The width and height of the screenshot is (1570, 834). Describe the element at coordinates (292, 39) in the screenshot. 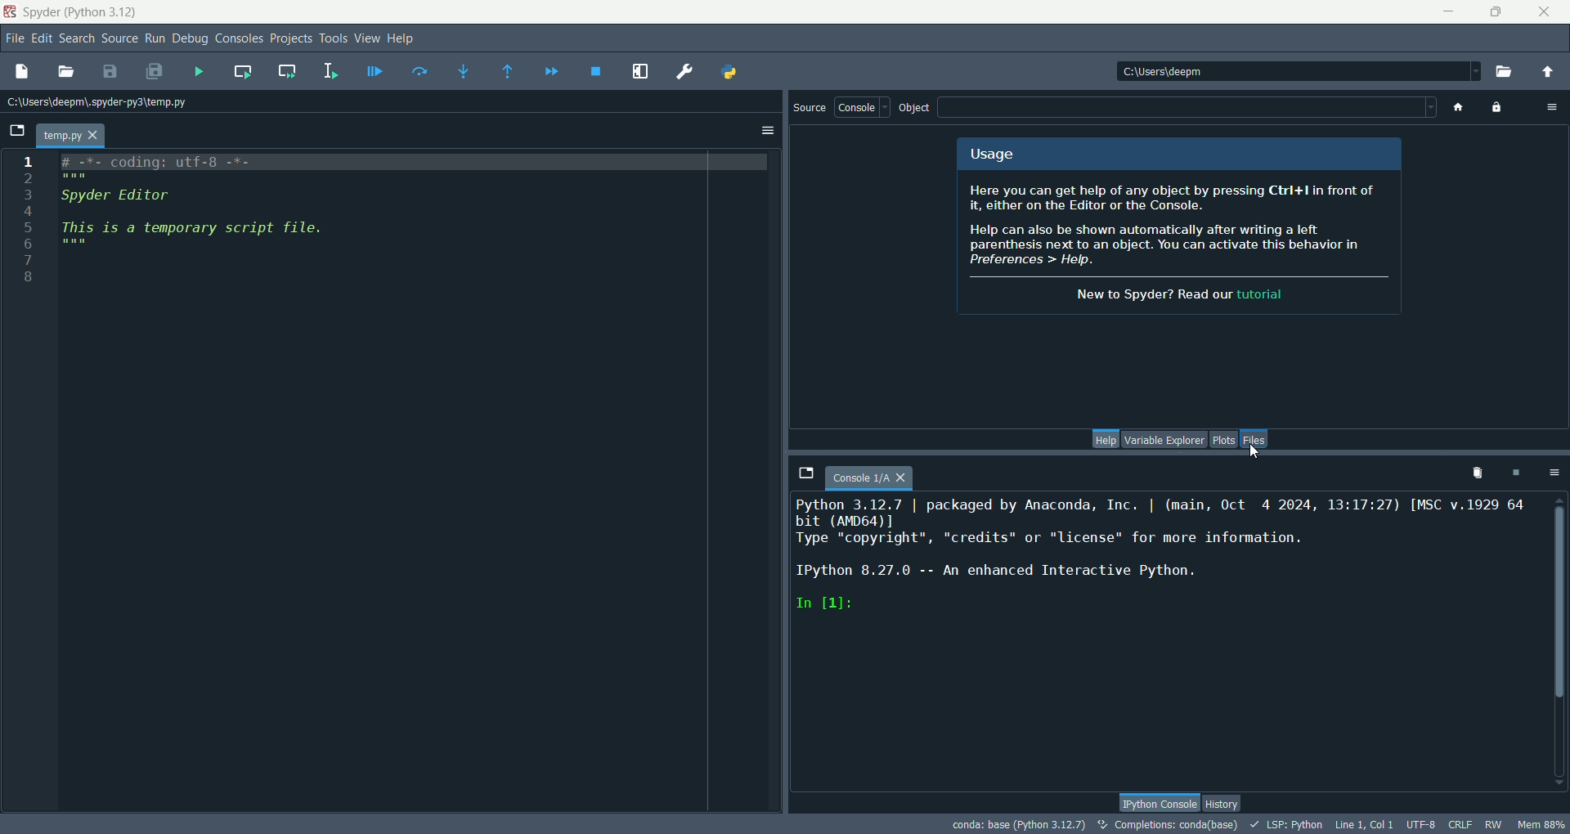

I see `projects` at that location.